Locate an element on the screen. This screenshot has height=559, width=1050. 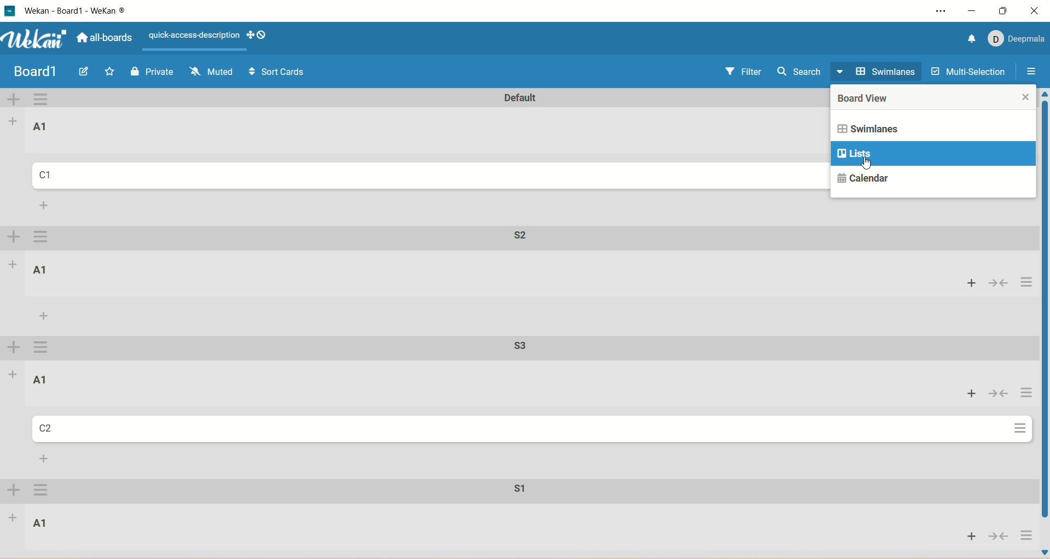
muted is located at coordinates (209, 71).